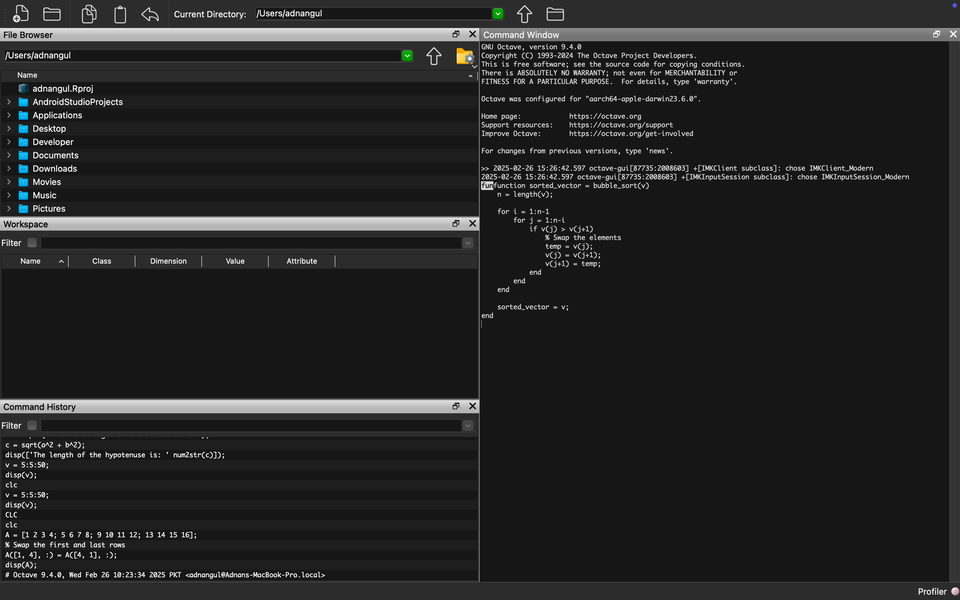 The width and height of the screenshot is (960, 600). Describe the element at coordinates (302, 262) in the screenshot. I see `Attribute` at that location.